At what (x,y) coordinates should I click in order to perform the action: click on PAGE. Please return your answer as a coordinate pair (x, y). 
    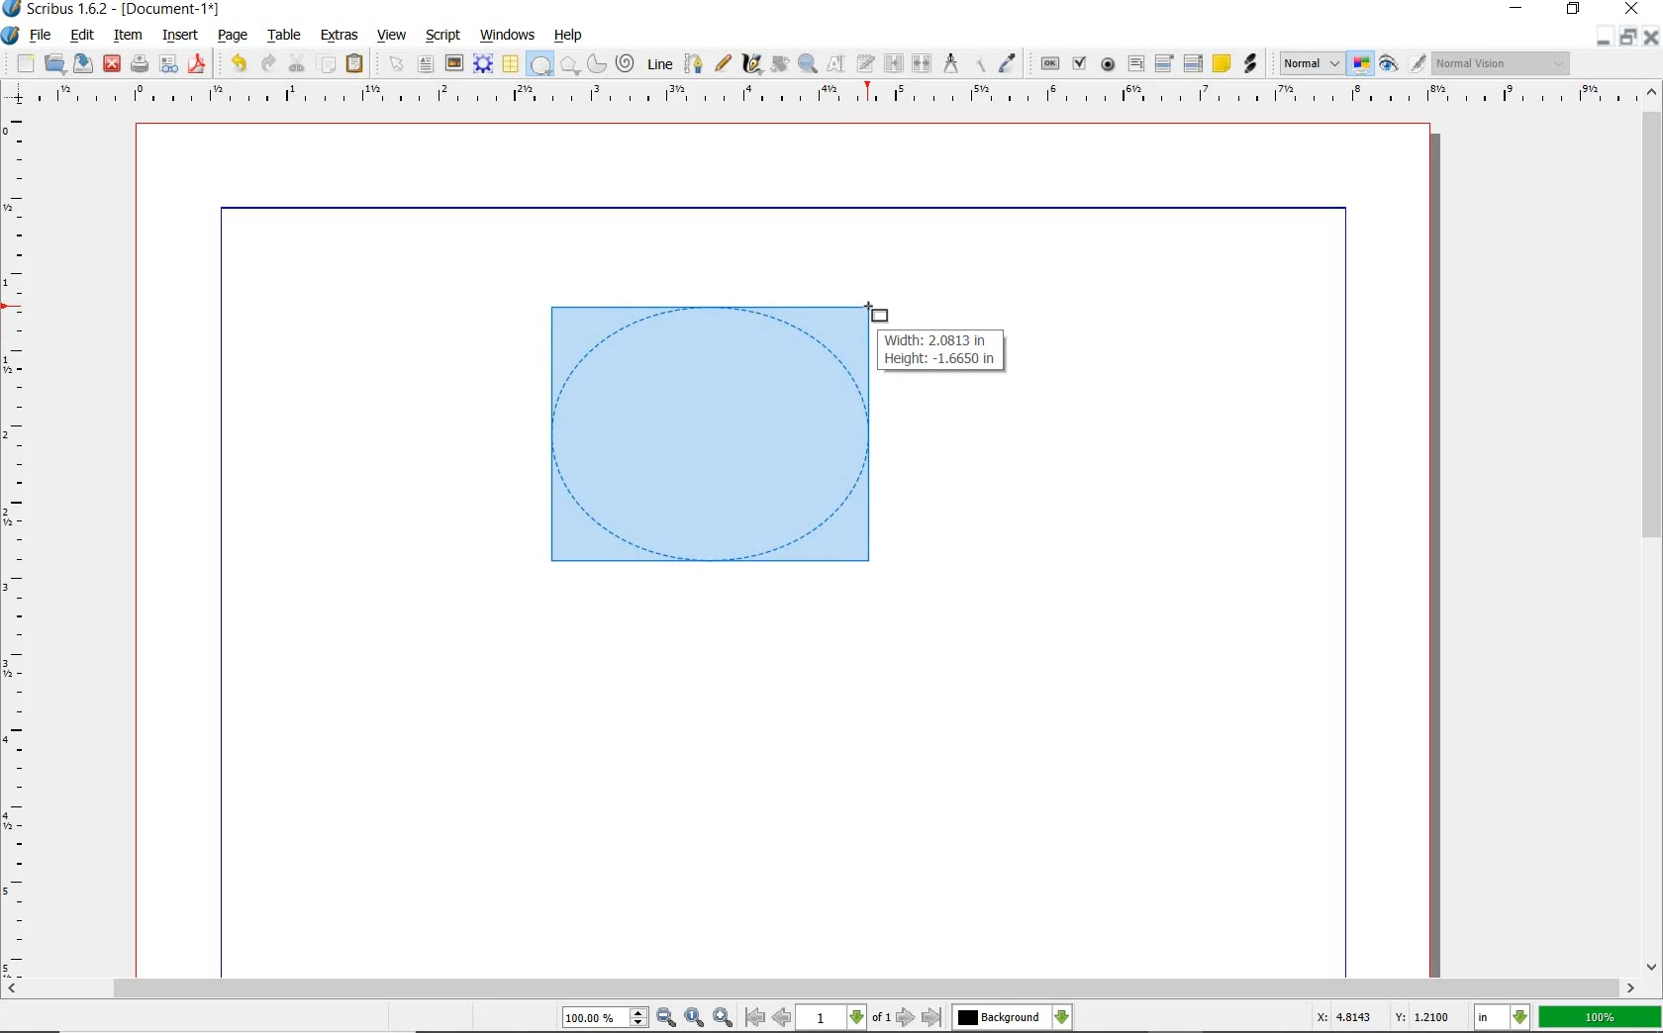
    Looking at the image, I should click on (230, 37).